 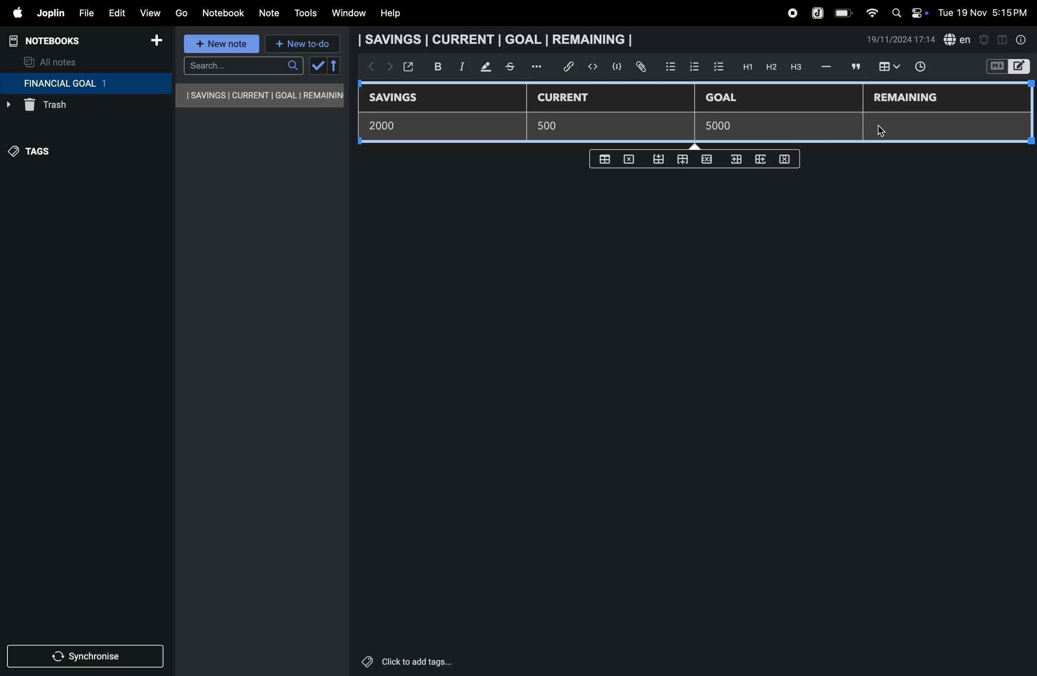 What do you see at coordinates (149, 11) in the screenshot?
I see `view` at bounding box center [149, 11].